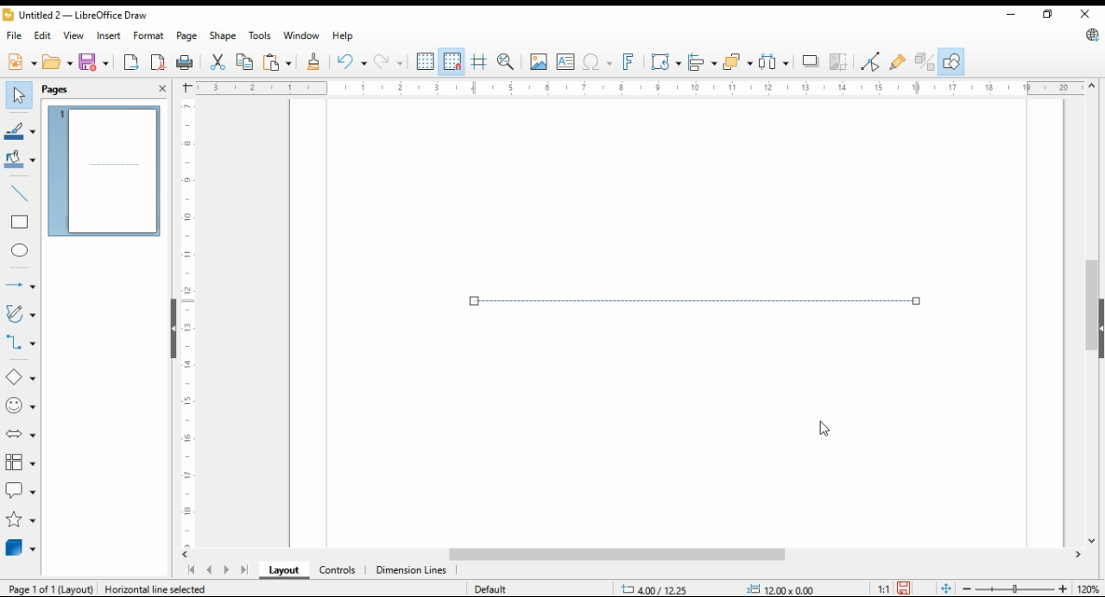 The image size is (1105, 597). What do you see at coordinates (132, 61) in the screenshot?
I see `export` at bounding box center [132, 61].